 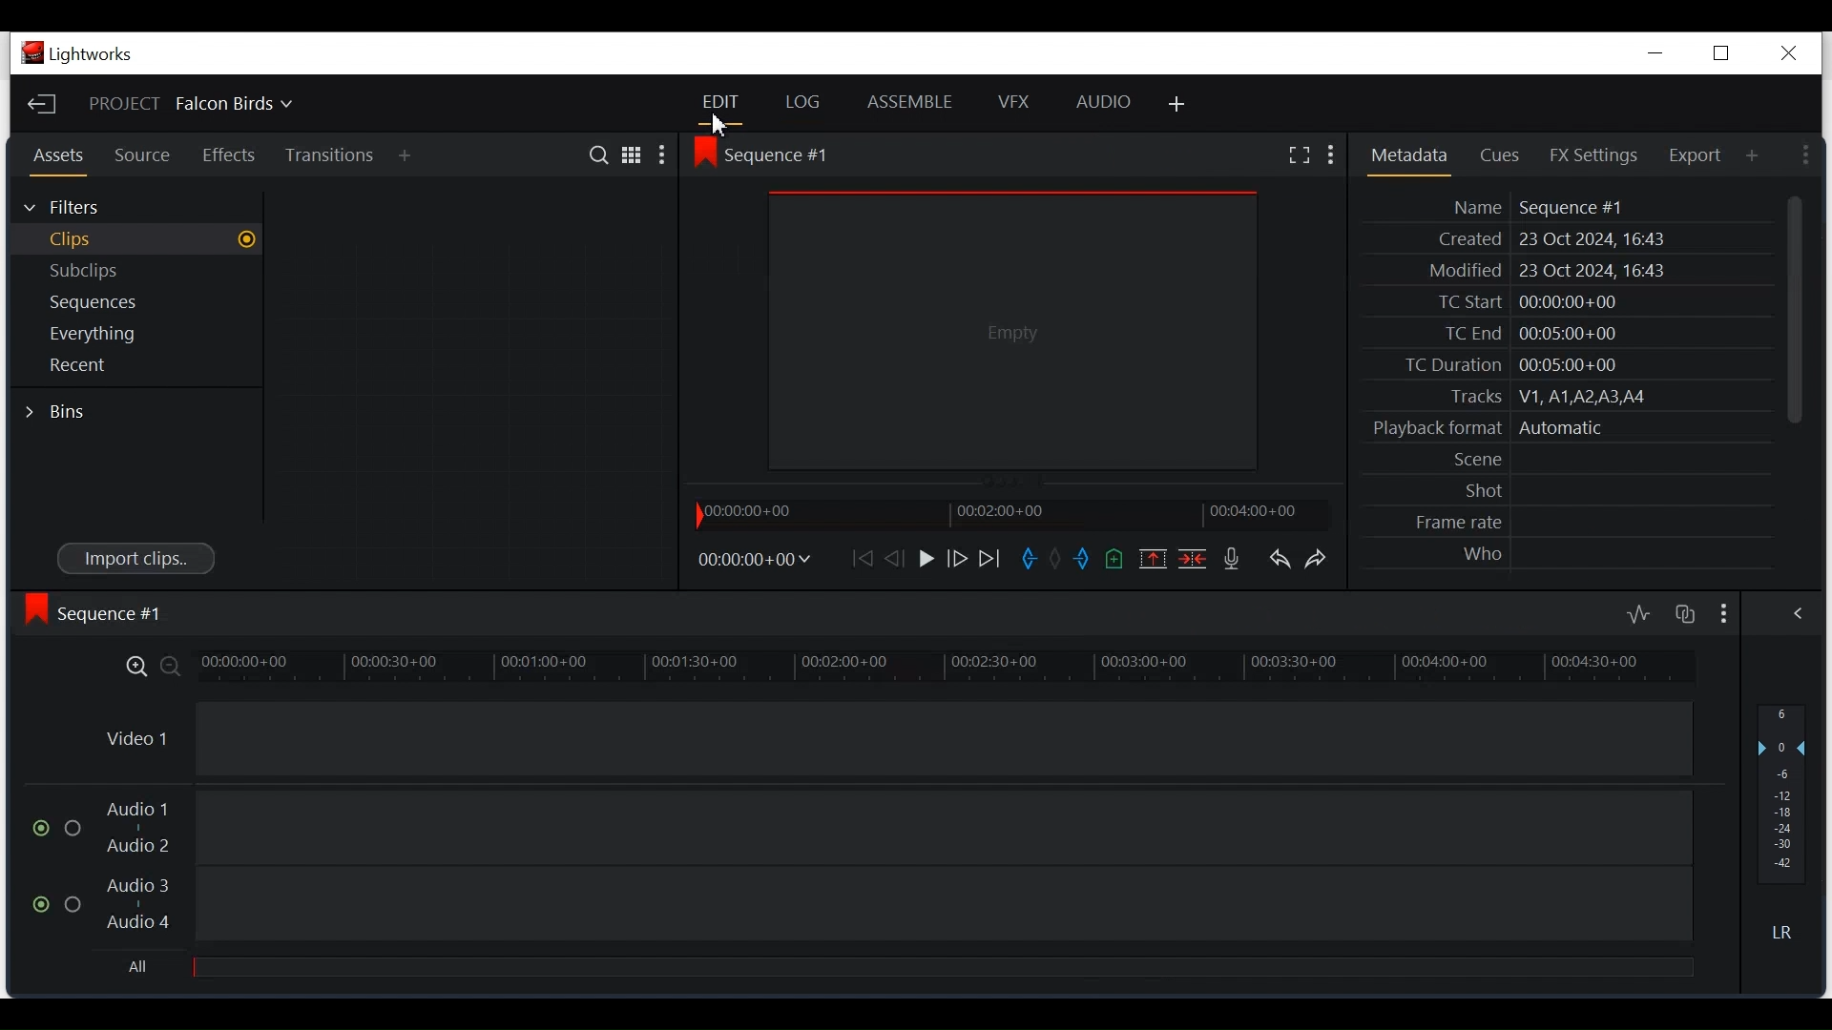 What do you see at coordinates (1787, 50) in the screenshot?
I see `Close` at bounding box center [1787, 50].